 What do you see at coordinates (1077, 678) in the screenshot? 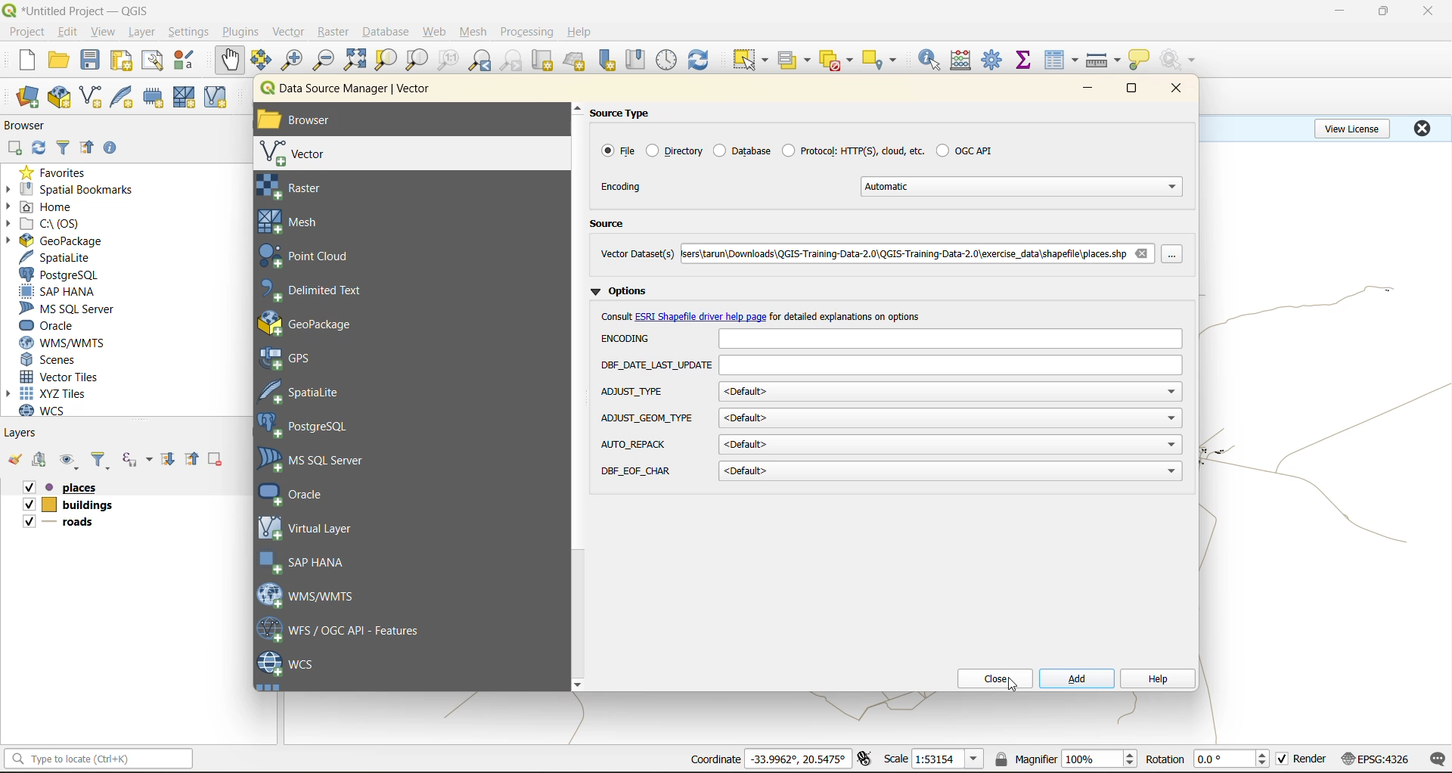
I see `add` at bounding box center [1077, 678].